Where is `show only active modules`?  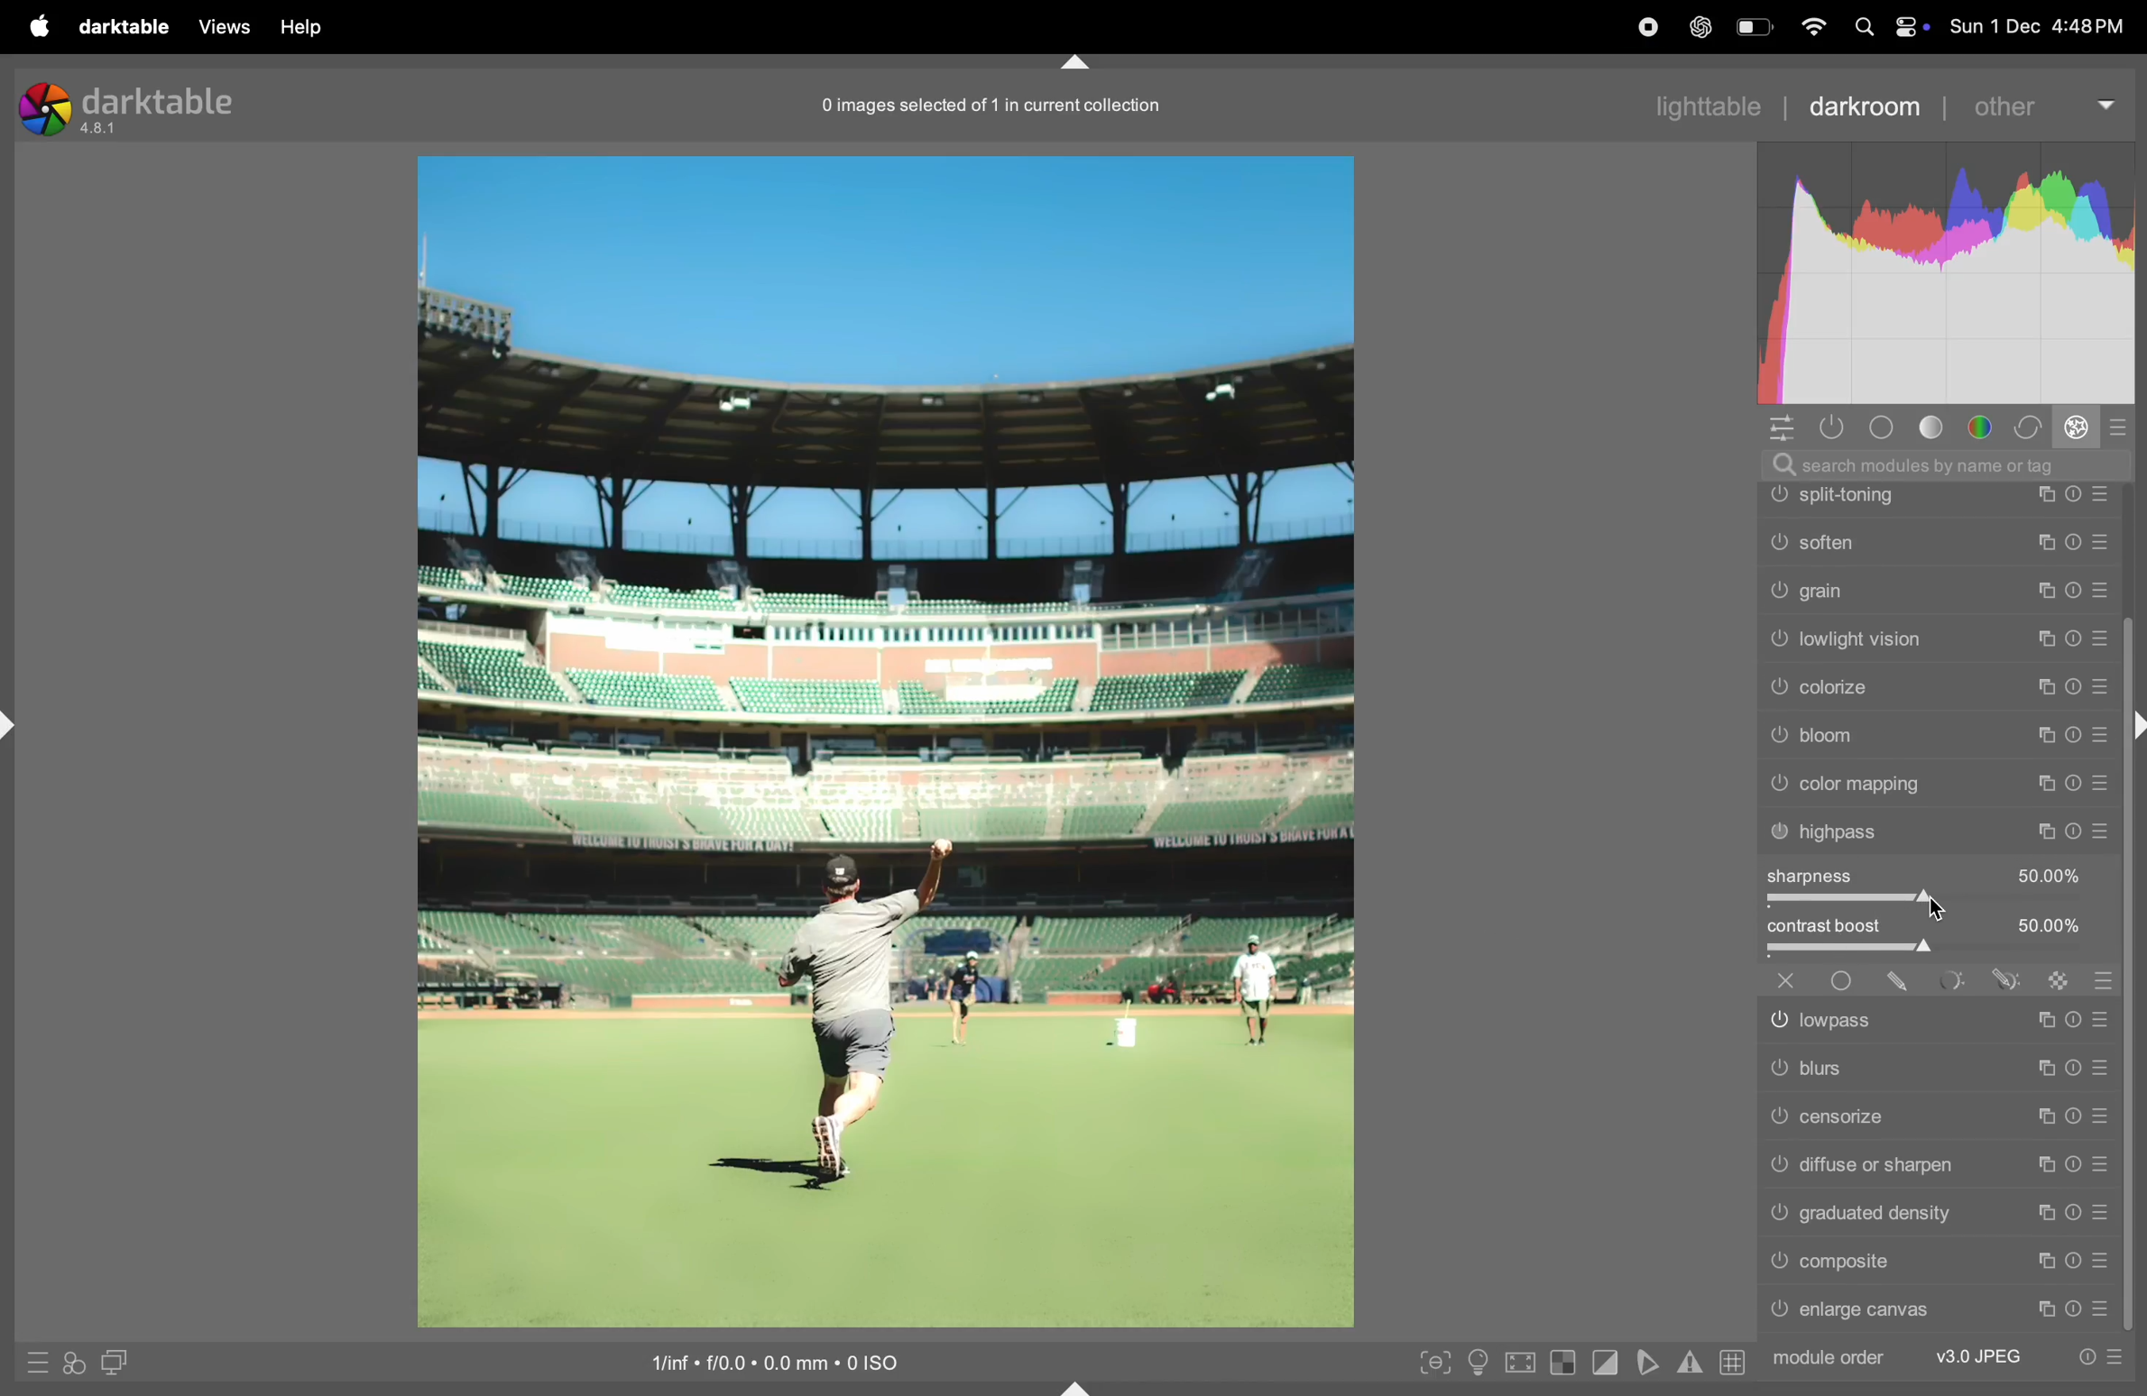 show only active modules is located at coordinates (1833, 427).